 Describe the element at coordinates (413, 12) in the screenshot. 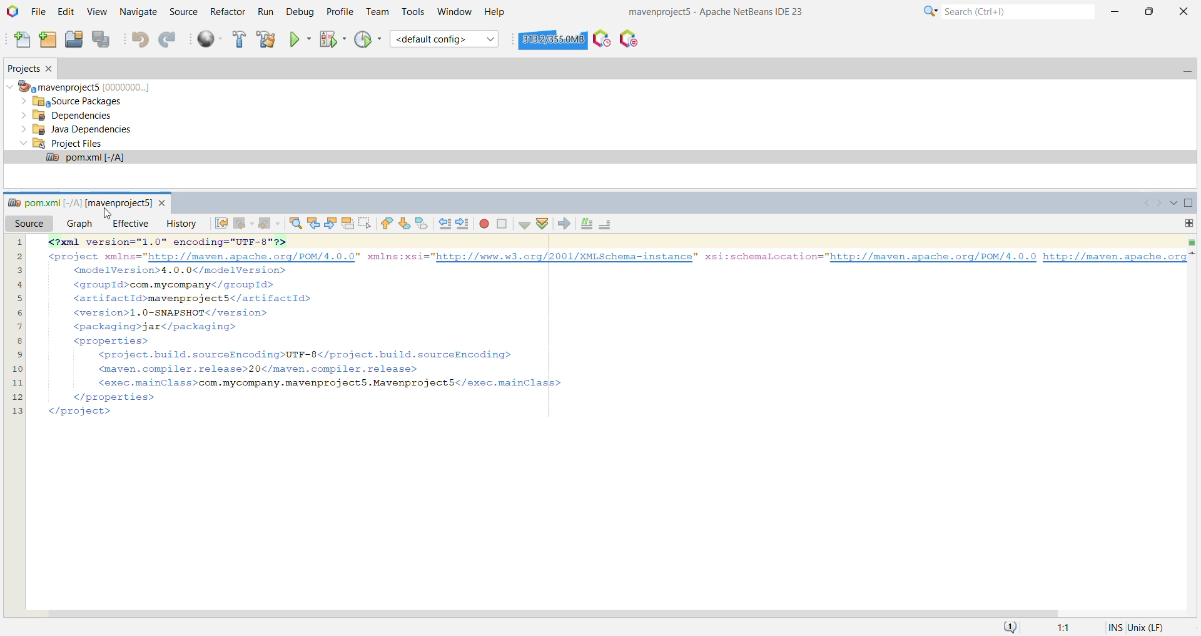

I see `Tools` at that location.